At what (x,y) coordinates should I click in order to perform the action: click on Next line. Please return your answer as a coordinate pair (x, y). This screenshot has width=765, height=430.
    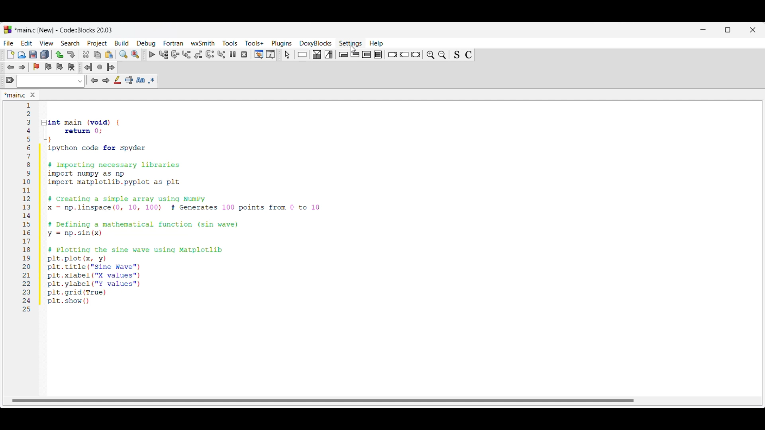
    Looking at the image, I should click on (176, 55).